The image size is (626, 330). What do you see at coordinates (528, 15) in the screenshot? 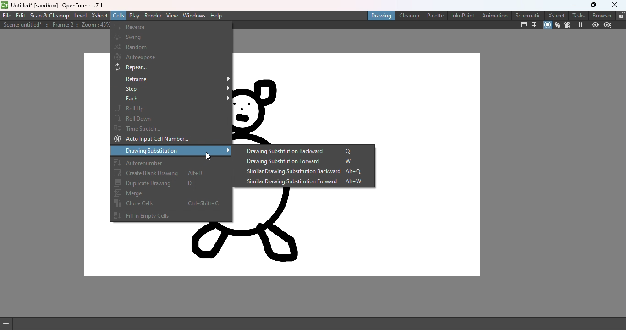
I see `Schematic` at bounding box center [528, 15].